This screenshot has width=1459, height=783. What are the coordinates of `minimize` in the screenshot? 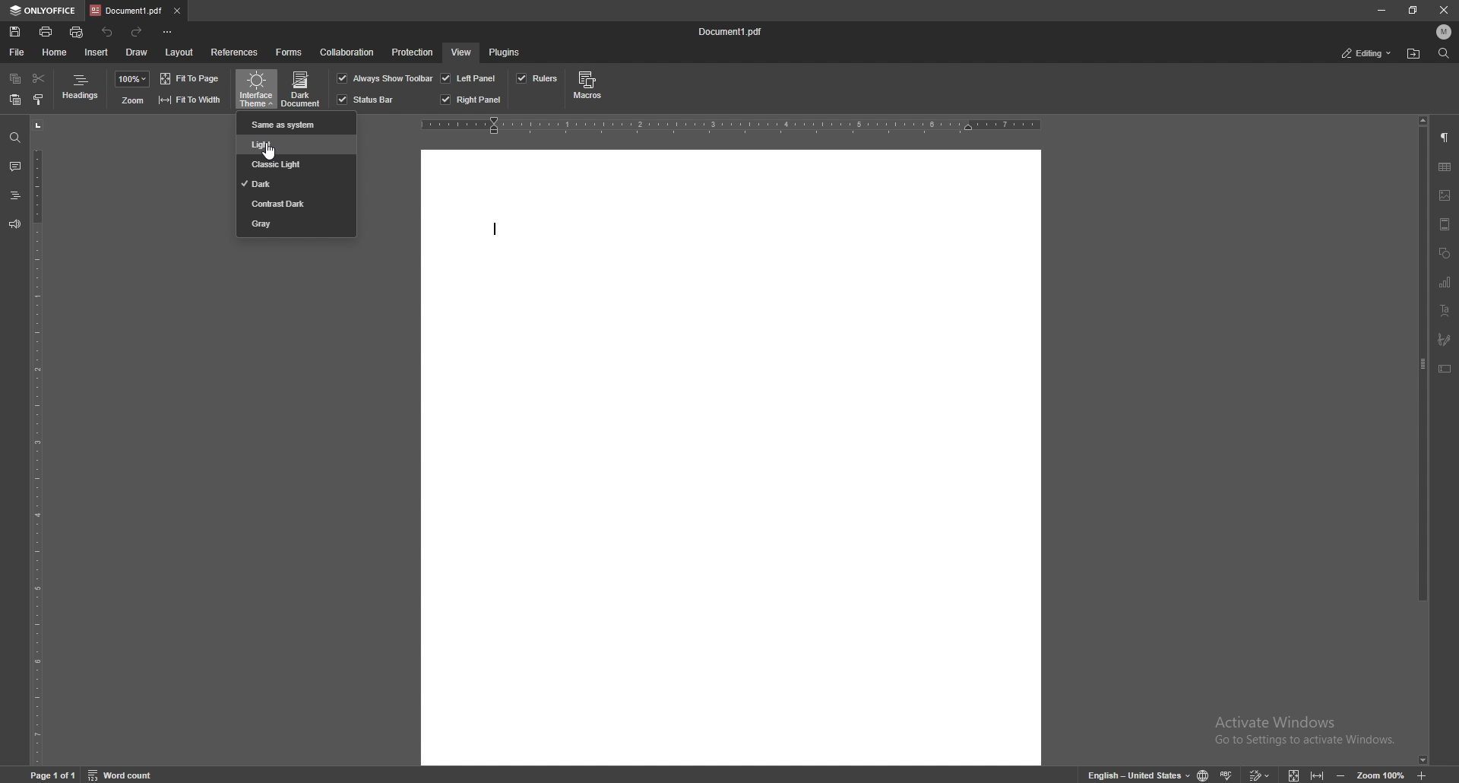 It's located at (1381, 10).